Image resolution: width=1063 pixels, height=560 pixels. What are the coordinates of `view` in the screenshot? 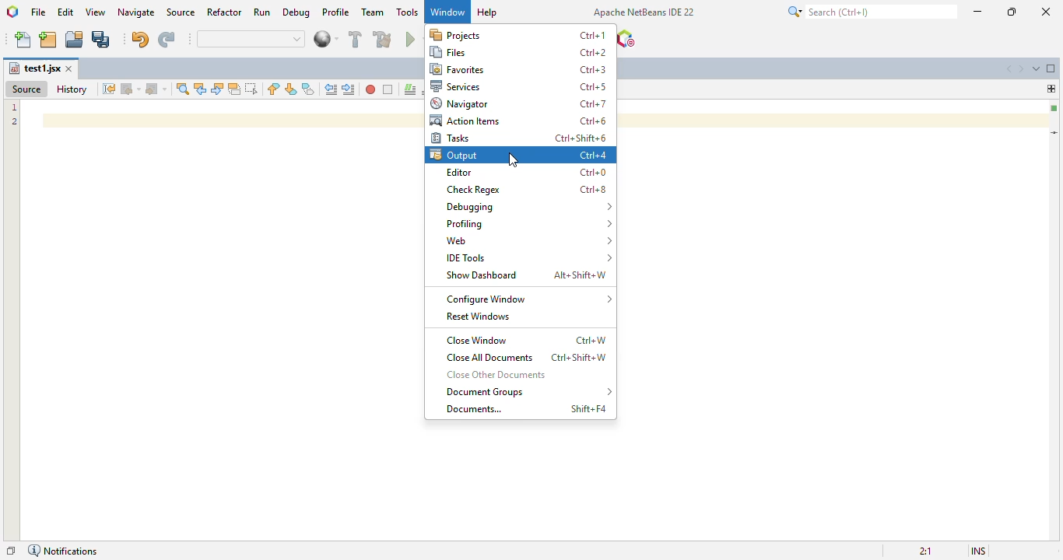 It's located at (96, 12).